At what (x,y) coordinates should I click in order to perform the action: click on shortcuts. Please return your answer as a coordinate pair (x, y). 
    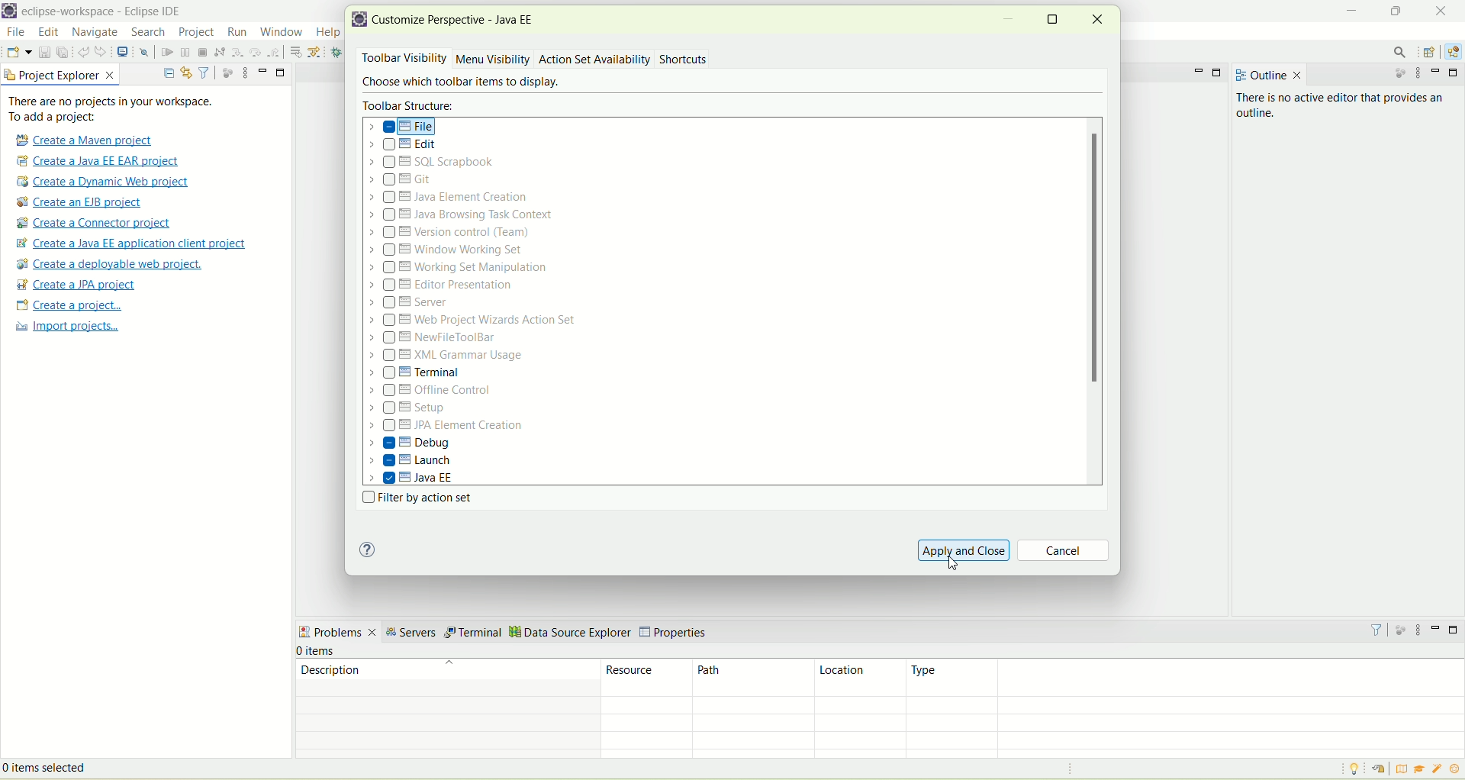
    Looking at the image, I should click on (684, 60).